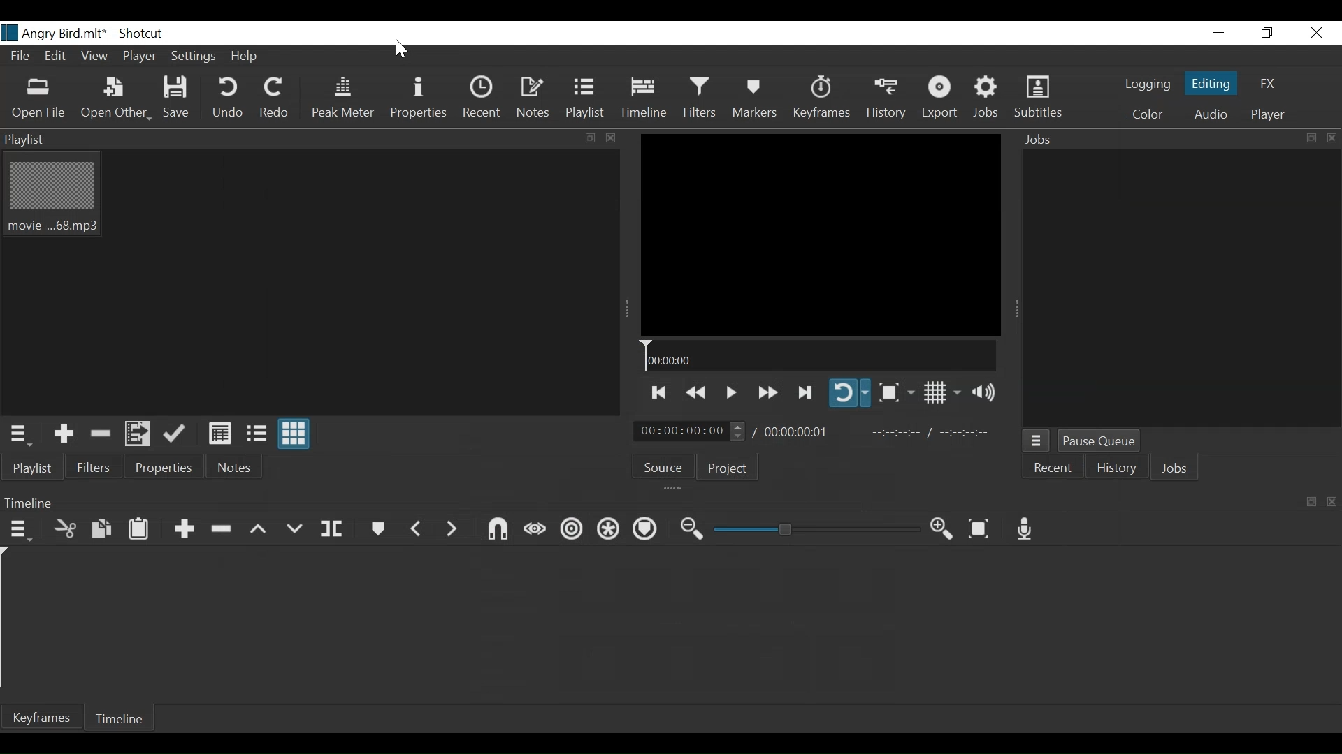 This screenshot has height=754, width=1342. What do you see at coordinates (270, 98) in the screenshot?
I see `Redo` at bounding box center [270, 98].